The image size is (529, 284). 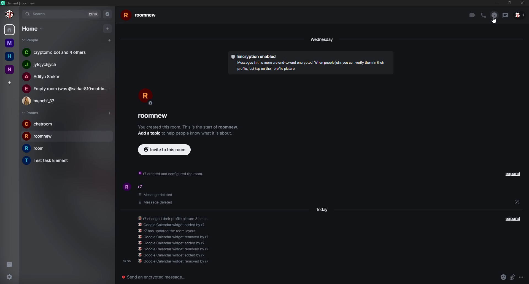 I want to click on element, so click(x=19, y=3).